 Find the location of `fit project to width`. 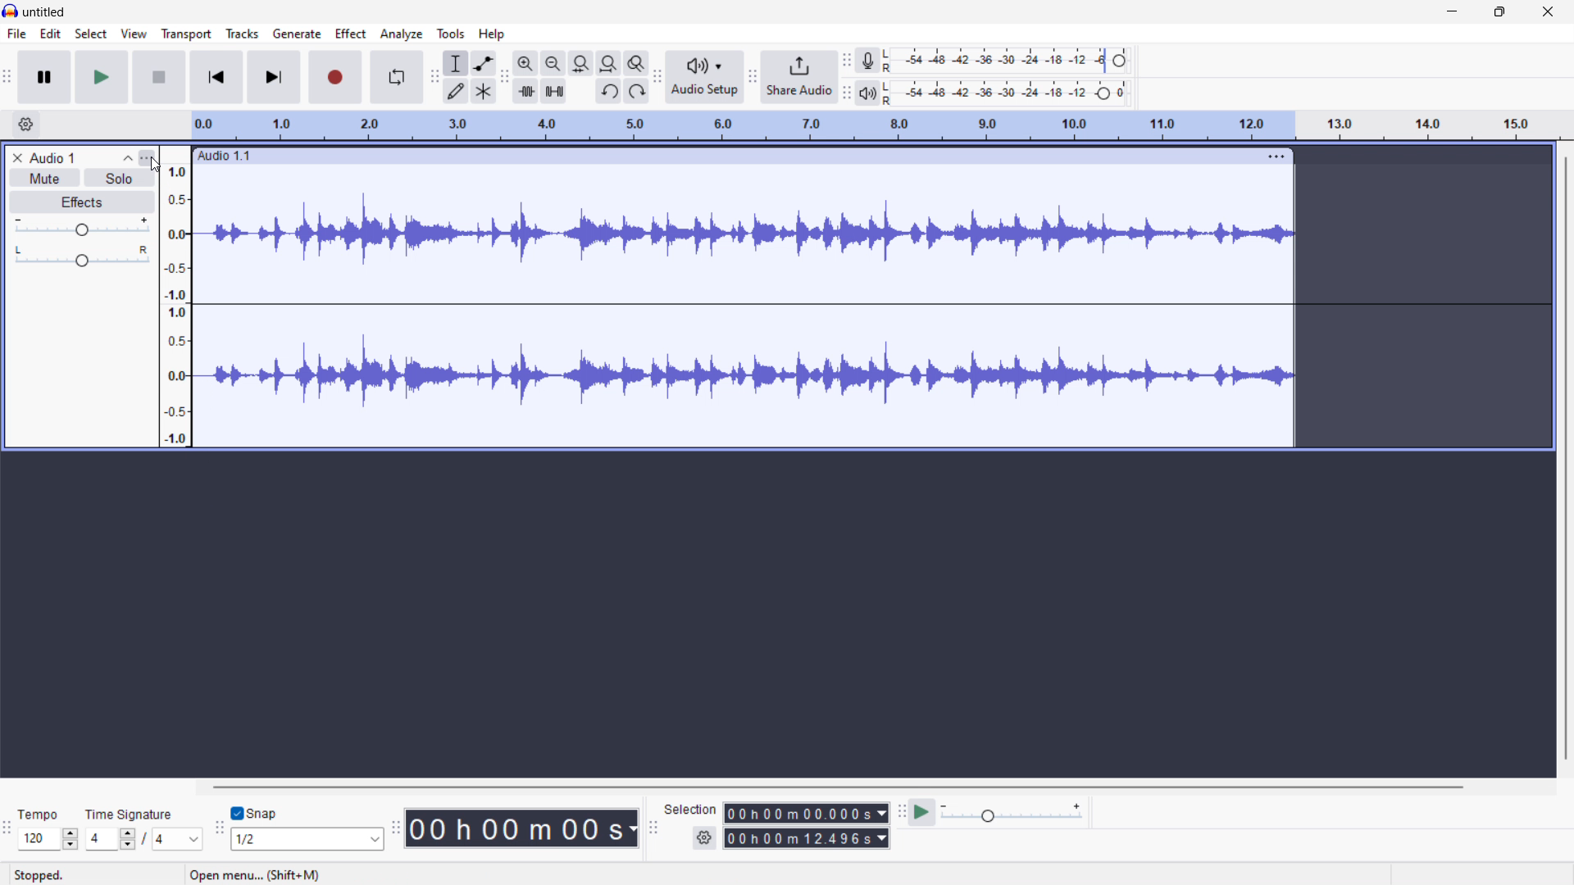

fit project to width is located at coordinates (608, 62).